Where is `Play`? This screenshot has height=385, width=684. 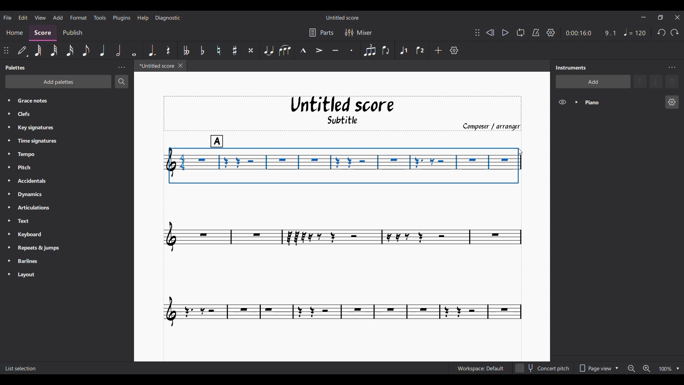 Play is located at coordinates (505, 32).